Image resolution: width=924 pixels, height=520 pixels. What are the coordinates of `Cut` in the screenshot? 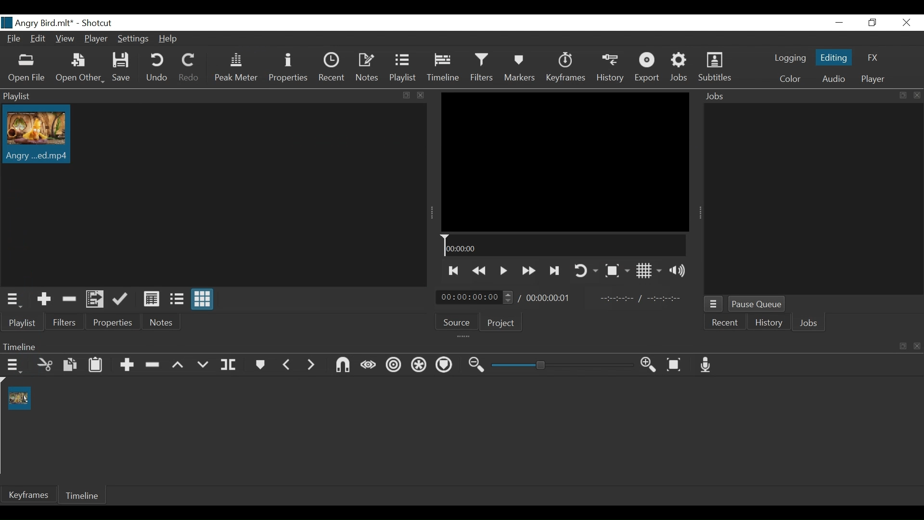 It's located at (45, 365).